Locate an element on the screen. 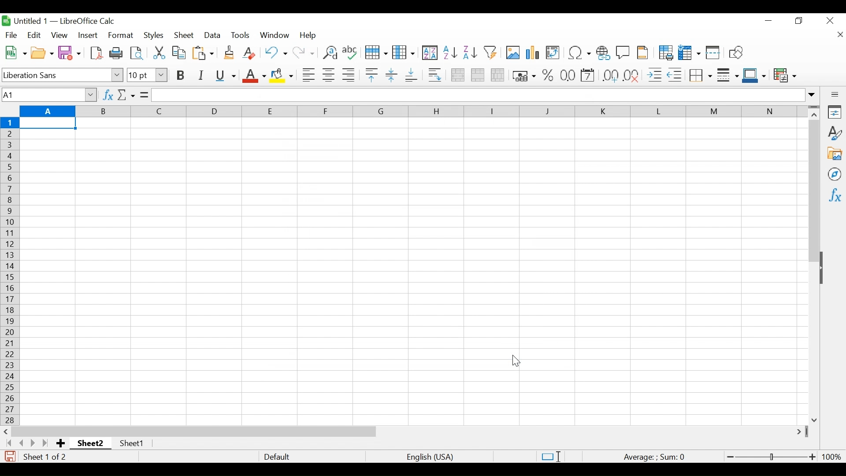 Image resolution: width=846 pixels, height=476 pixels. Find and Replace is located at coordinates (328, 53).